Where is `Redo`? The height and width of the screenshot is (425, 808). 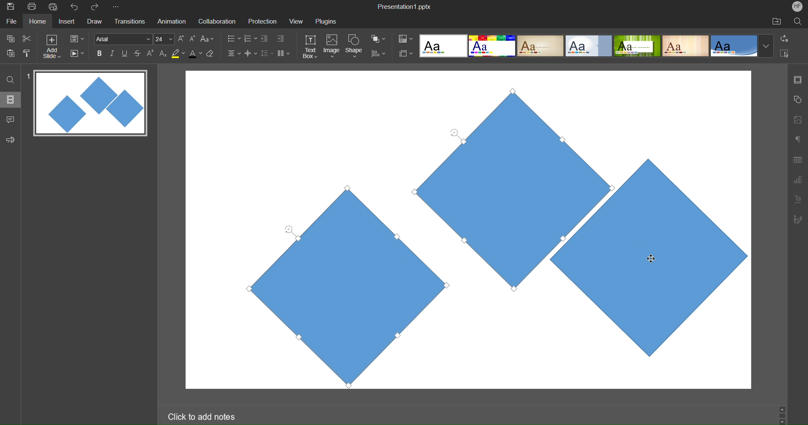
Redo is located at coordinates (98, 7).